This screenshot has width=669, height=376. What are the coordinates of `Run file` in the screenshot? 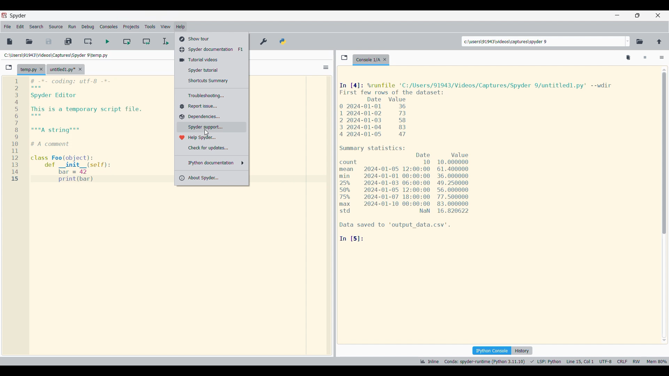 It's located at (107, 42).